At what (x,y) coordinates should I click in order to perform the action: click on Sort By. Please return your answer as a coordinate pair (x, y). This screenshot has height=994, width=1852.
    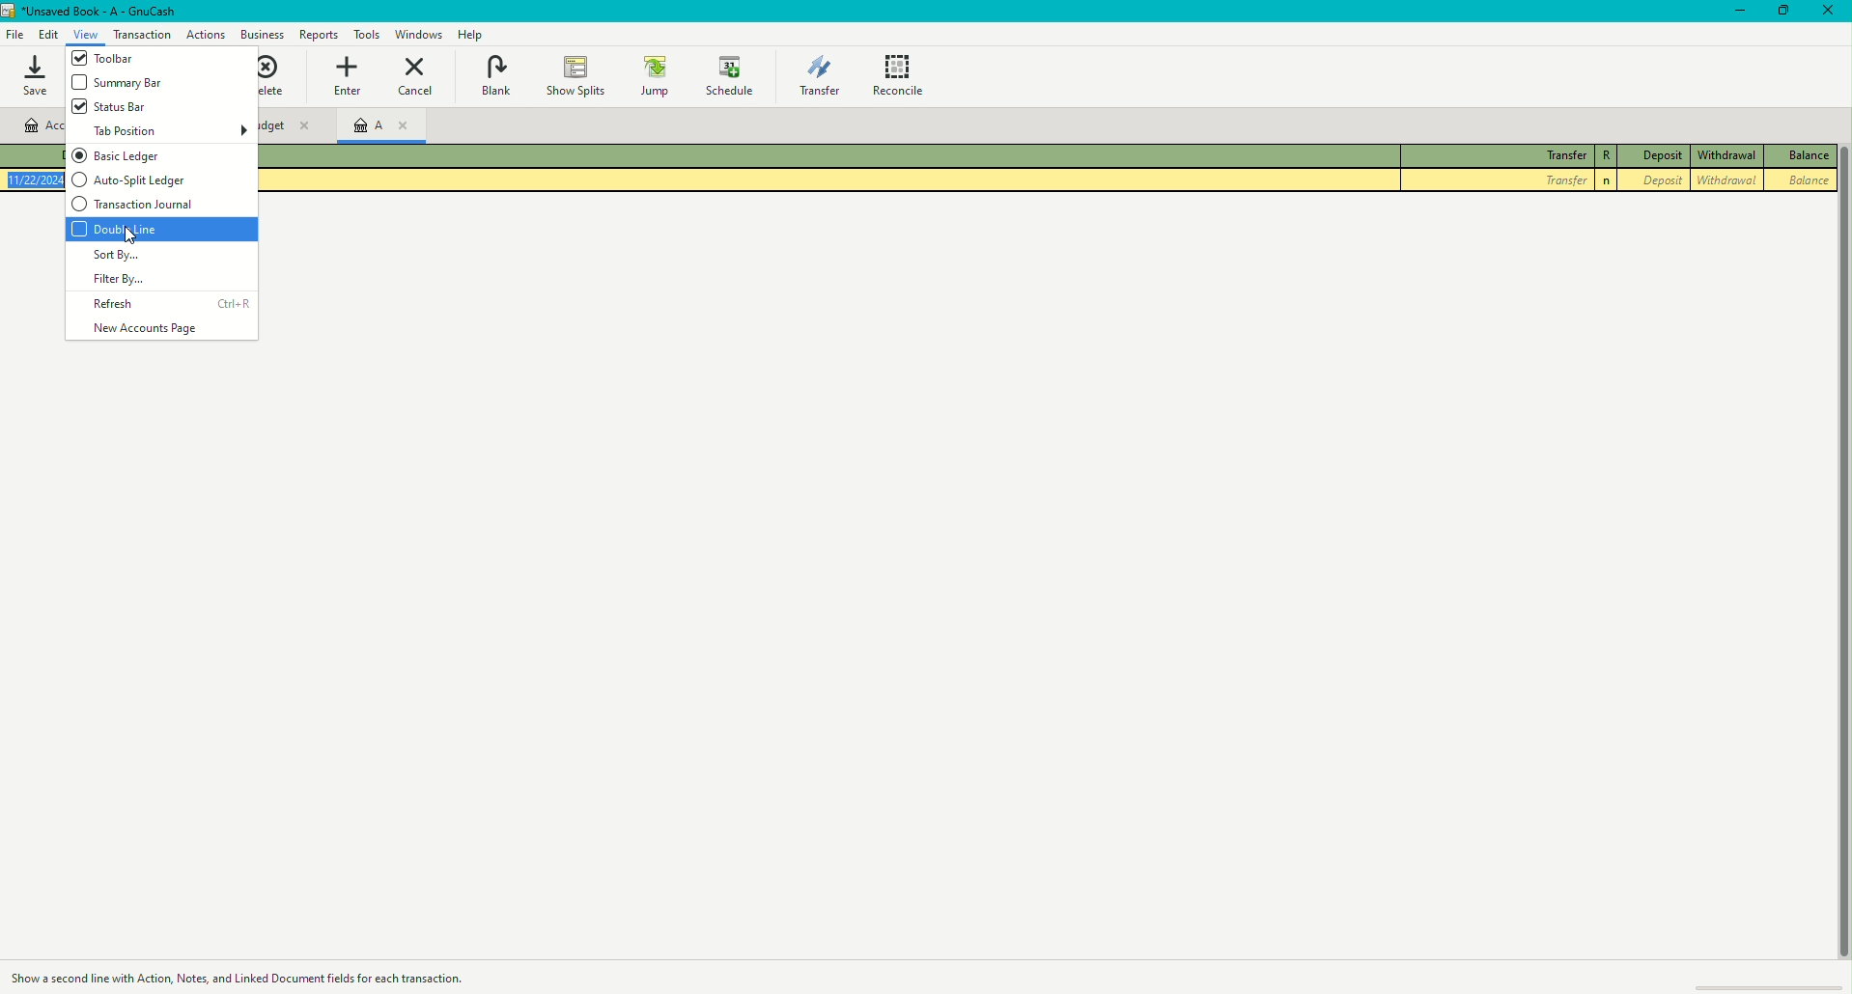
    Looking at the image, I should click on (164, 256).